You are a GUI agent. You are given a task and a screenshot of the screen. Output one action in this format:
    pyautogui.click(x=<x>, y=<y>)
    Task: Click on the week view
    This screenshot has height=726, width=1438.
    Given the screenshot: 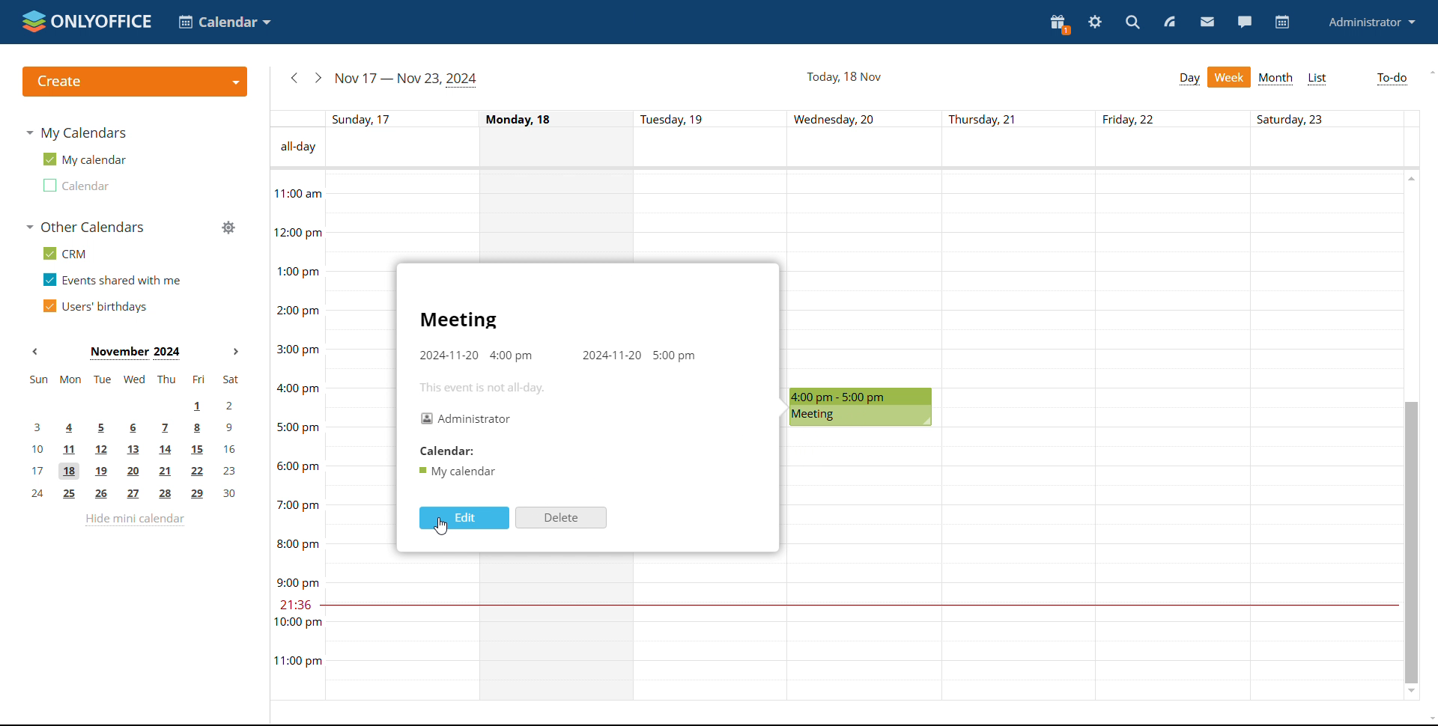 What is the action you would take?
    pyautogui.click(x=1229, y=77)
    